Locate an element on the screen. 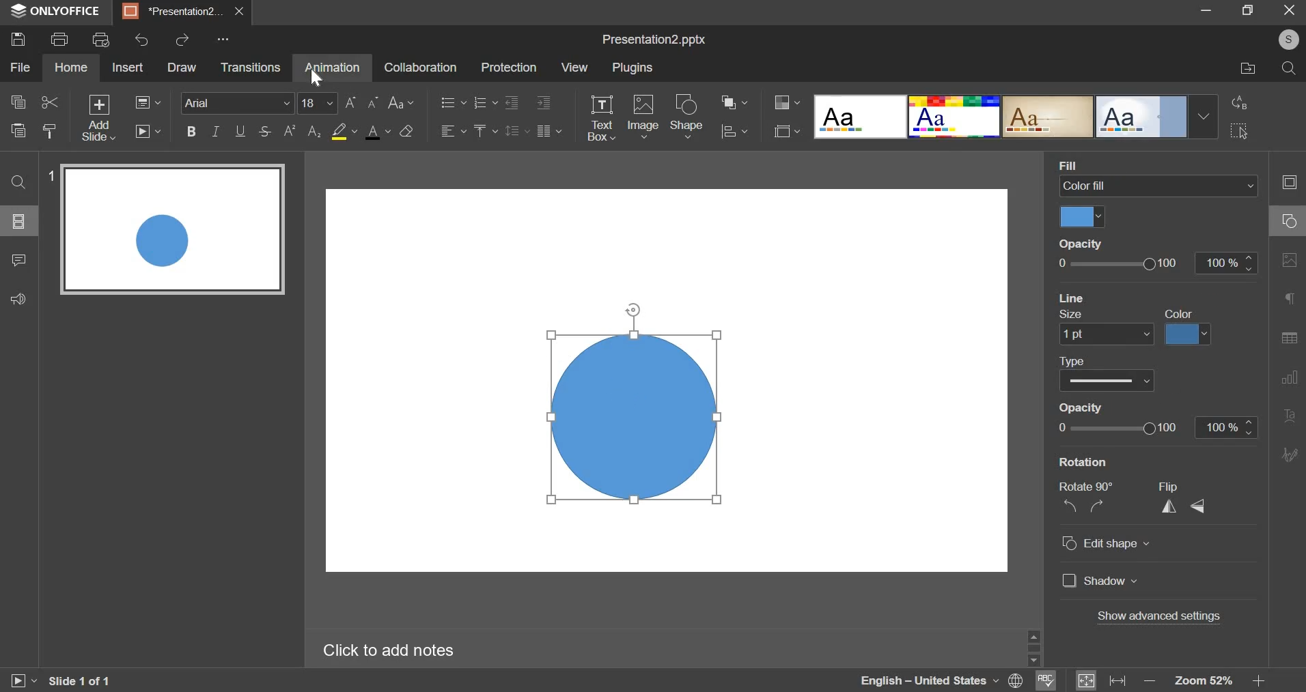  Slide 1 of 1 is located at coordinates (87, 678).